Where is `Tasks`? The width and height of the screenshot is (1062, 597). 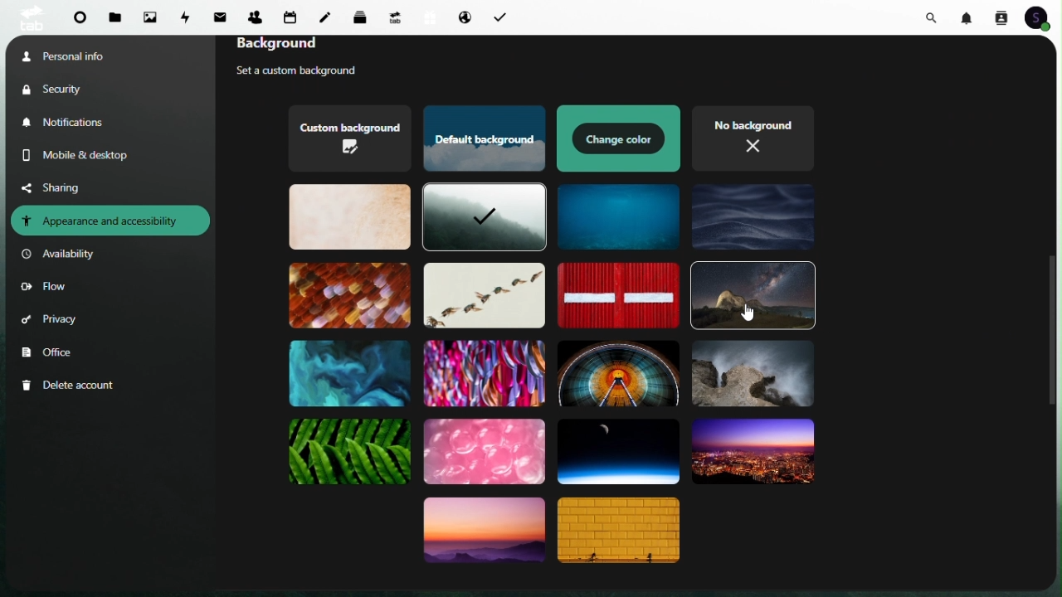
Tasks is located at coordinates (499, 16).